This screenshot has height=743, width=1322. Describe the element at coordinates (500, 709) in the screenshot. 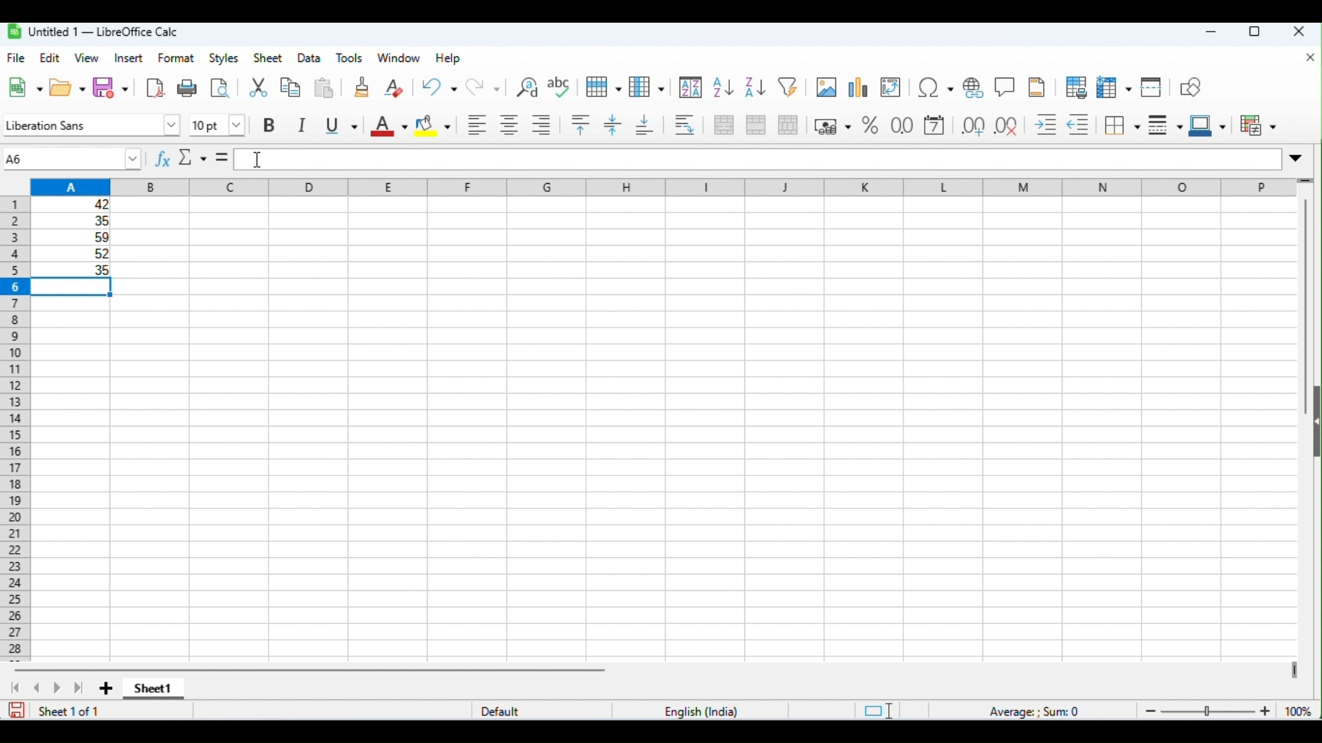

I see `default` at that location.